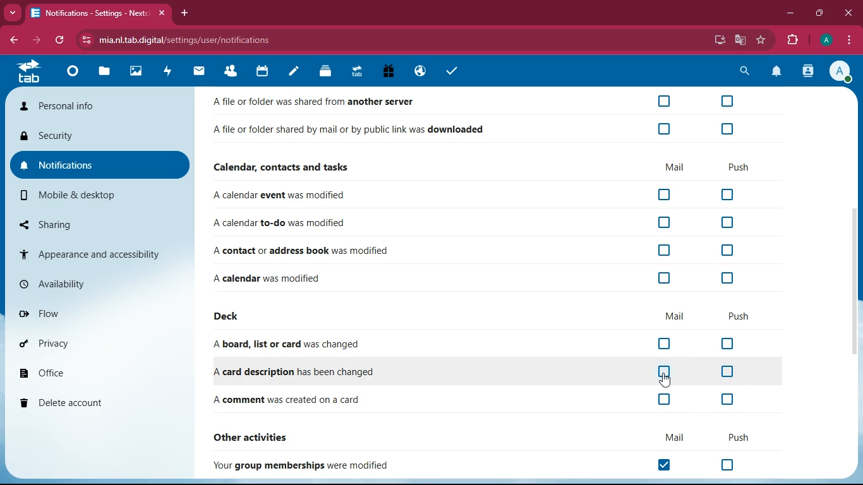 This screenshot has height=485, width=863. Describe the element at coordinates (663, 278) in the screenshot. I see `off` at that location.